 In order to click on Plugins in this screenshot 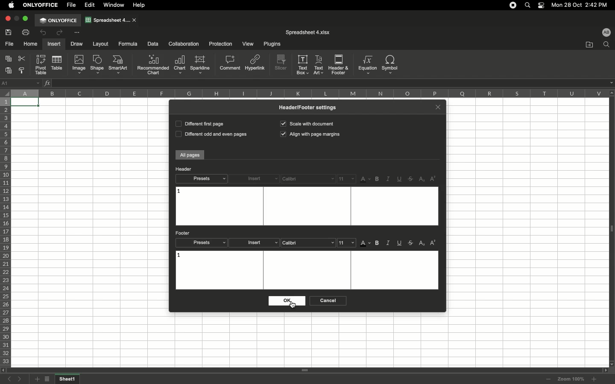, I will do `click(271, 44)`.